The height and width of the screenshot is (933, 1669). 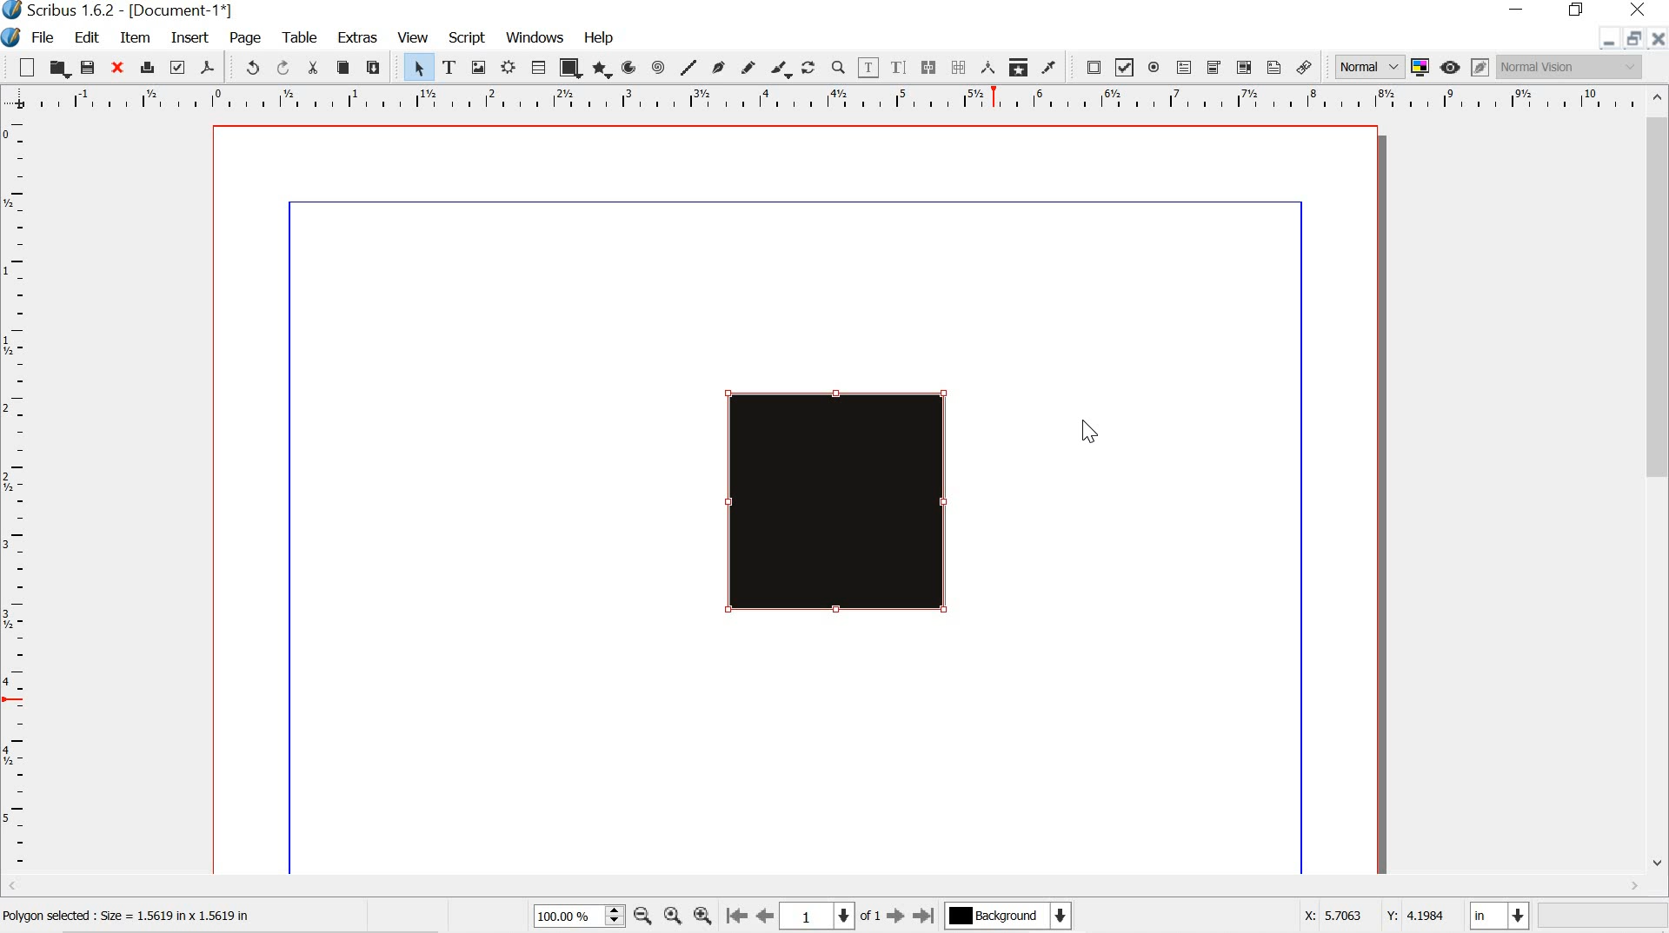 I want to click on X: 5.7063 Y: 4.1984, so click(x=1363, y=918).